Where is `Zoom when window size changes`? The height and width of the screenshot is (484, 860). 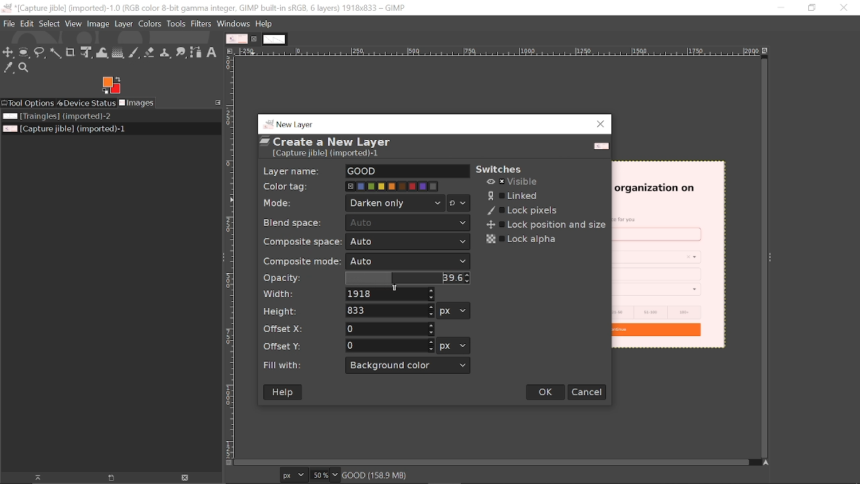
Zoom when window size changes is located at coordinates (767, 52).